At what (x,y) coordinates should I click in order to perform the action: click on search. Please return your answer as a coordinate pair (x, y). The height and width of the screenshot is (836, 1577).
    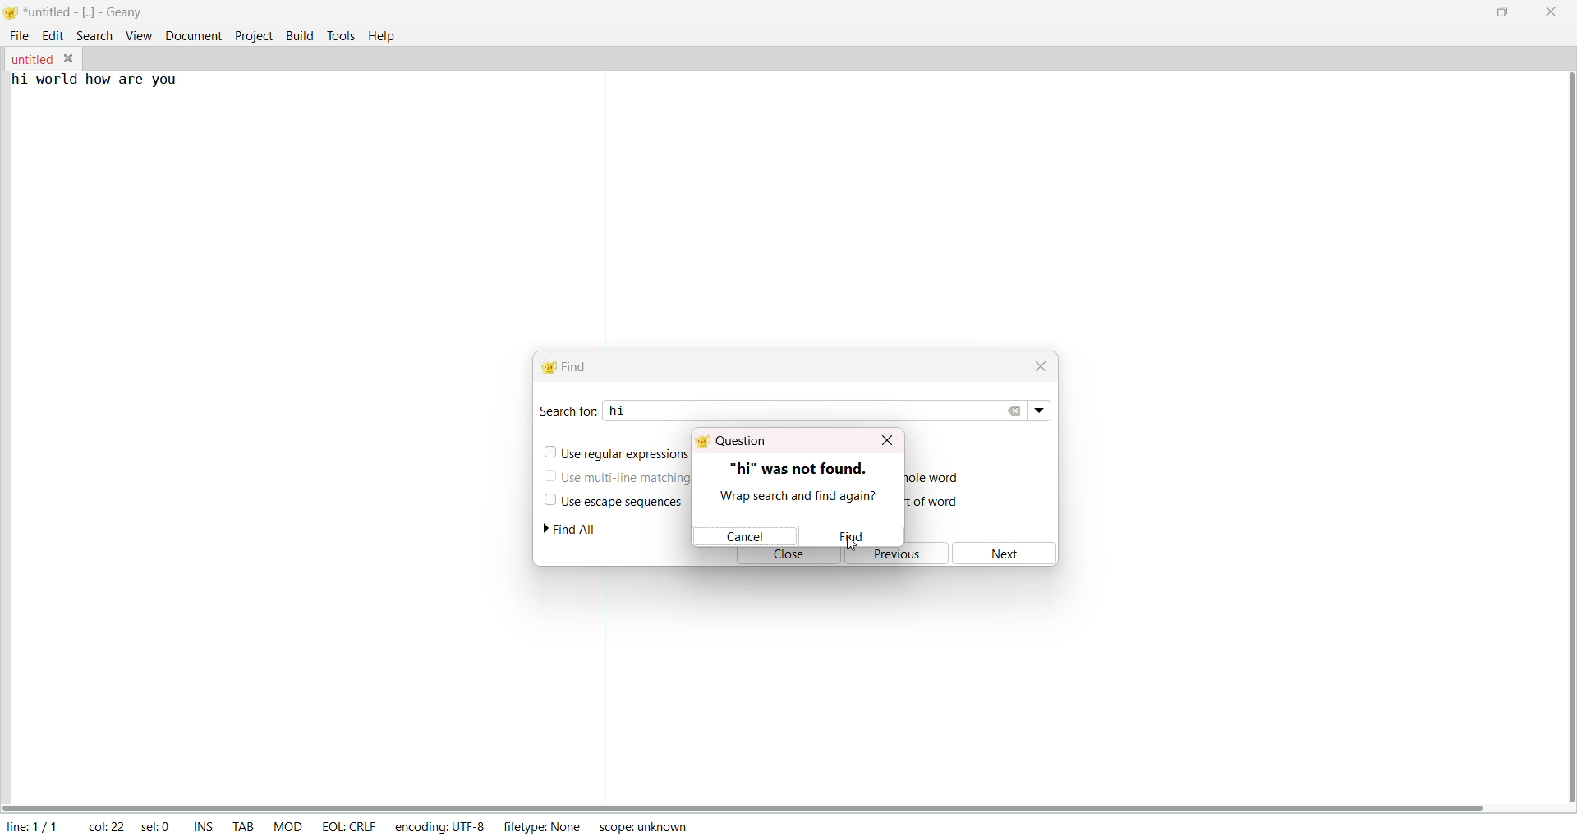
    Looking at the image, I should click on (94, 34).